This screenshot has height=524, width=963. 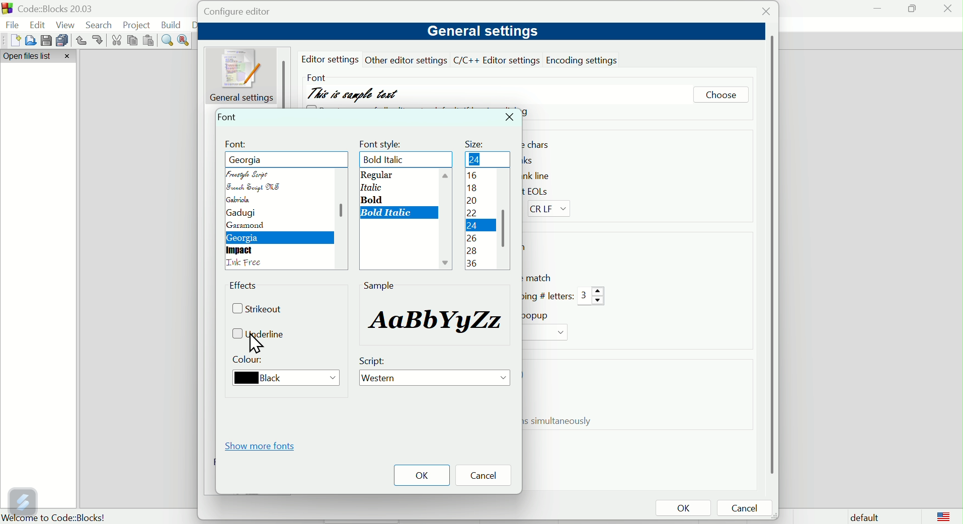 What do you see at coordinates (540, 278) in the screenshot?
I see `match` at bounding box center [540, 278].